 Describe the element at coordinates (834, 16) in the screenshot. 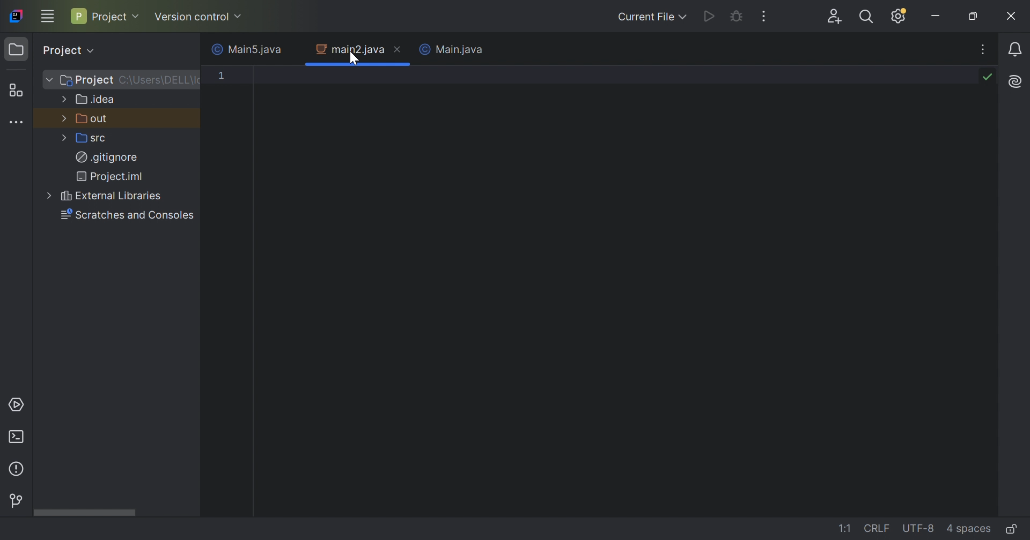

I see `Code With Me` at that location.